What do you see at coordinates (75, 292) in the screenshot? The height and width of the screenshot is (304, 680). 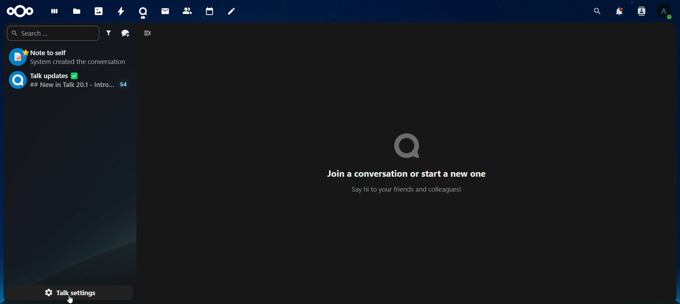 I see `talk settings` at bounding box center [75, 292].